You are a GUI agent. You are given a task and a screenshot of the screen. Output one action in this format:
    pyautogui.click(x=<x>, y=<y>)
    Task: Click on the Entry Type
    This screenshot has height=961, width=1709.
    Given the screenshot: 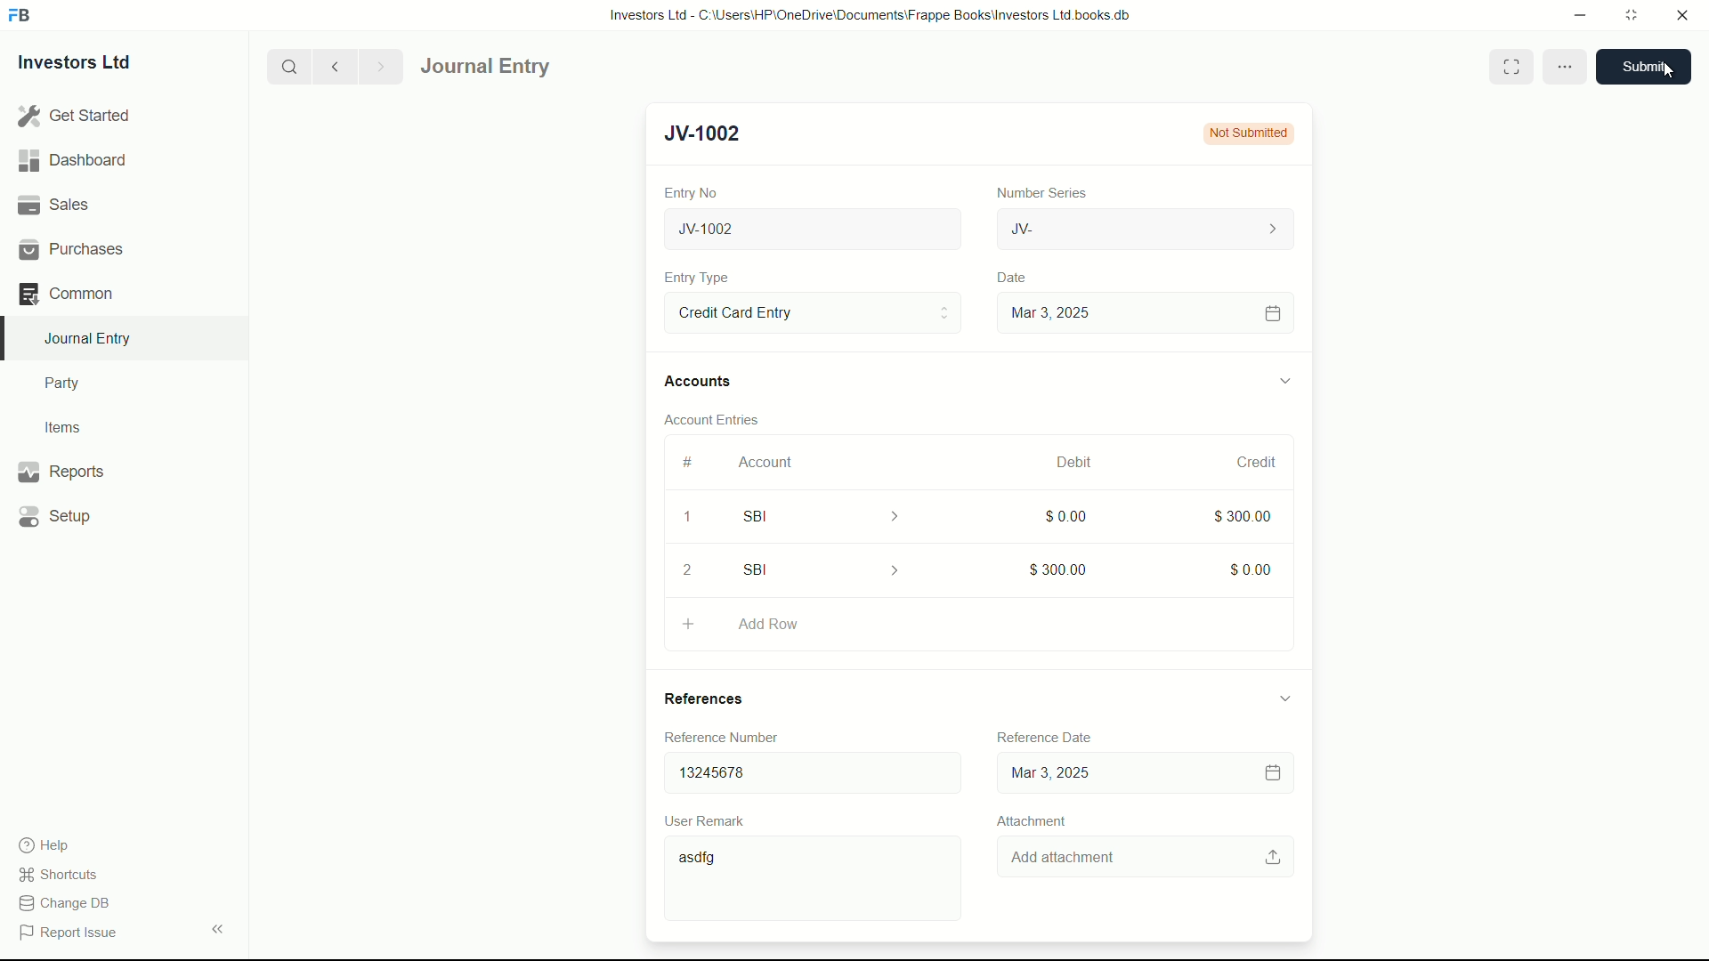 What is the action you would take?
    pyautogui.click(x=697, y=278)
    